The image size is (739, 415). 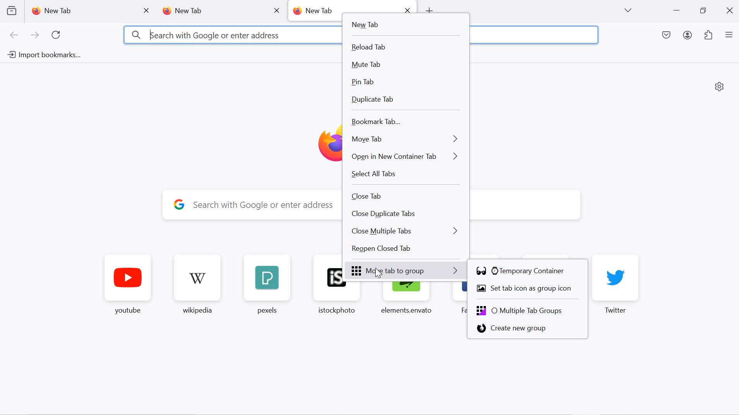 What do you see at coordinates (403, 102) in the screenshot?
I see `duplicate tab` at bounding box center [403, 102].